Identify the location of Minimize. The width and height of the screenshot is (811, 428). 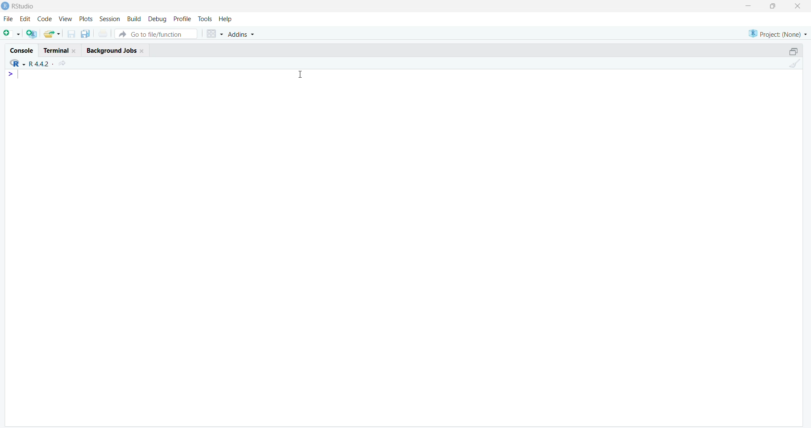
(750, 5).